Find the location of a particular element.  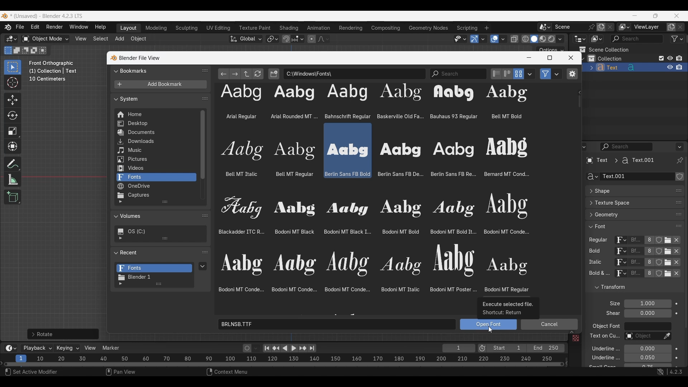

 is located at coordinates (574, 339).